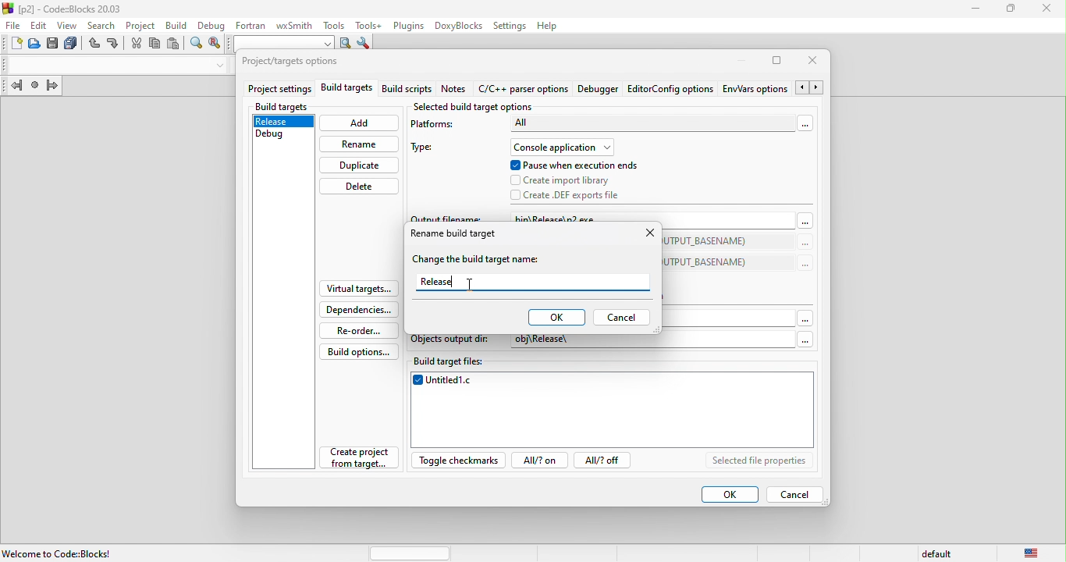 This screenshot has width=1066, height=562. Describe the element at coordinates (453, 235) in the screenshot. I see `Rename Build target` at that location.